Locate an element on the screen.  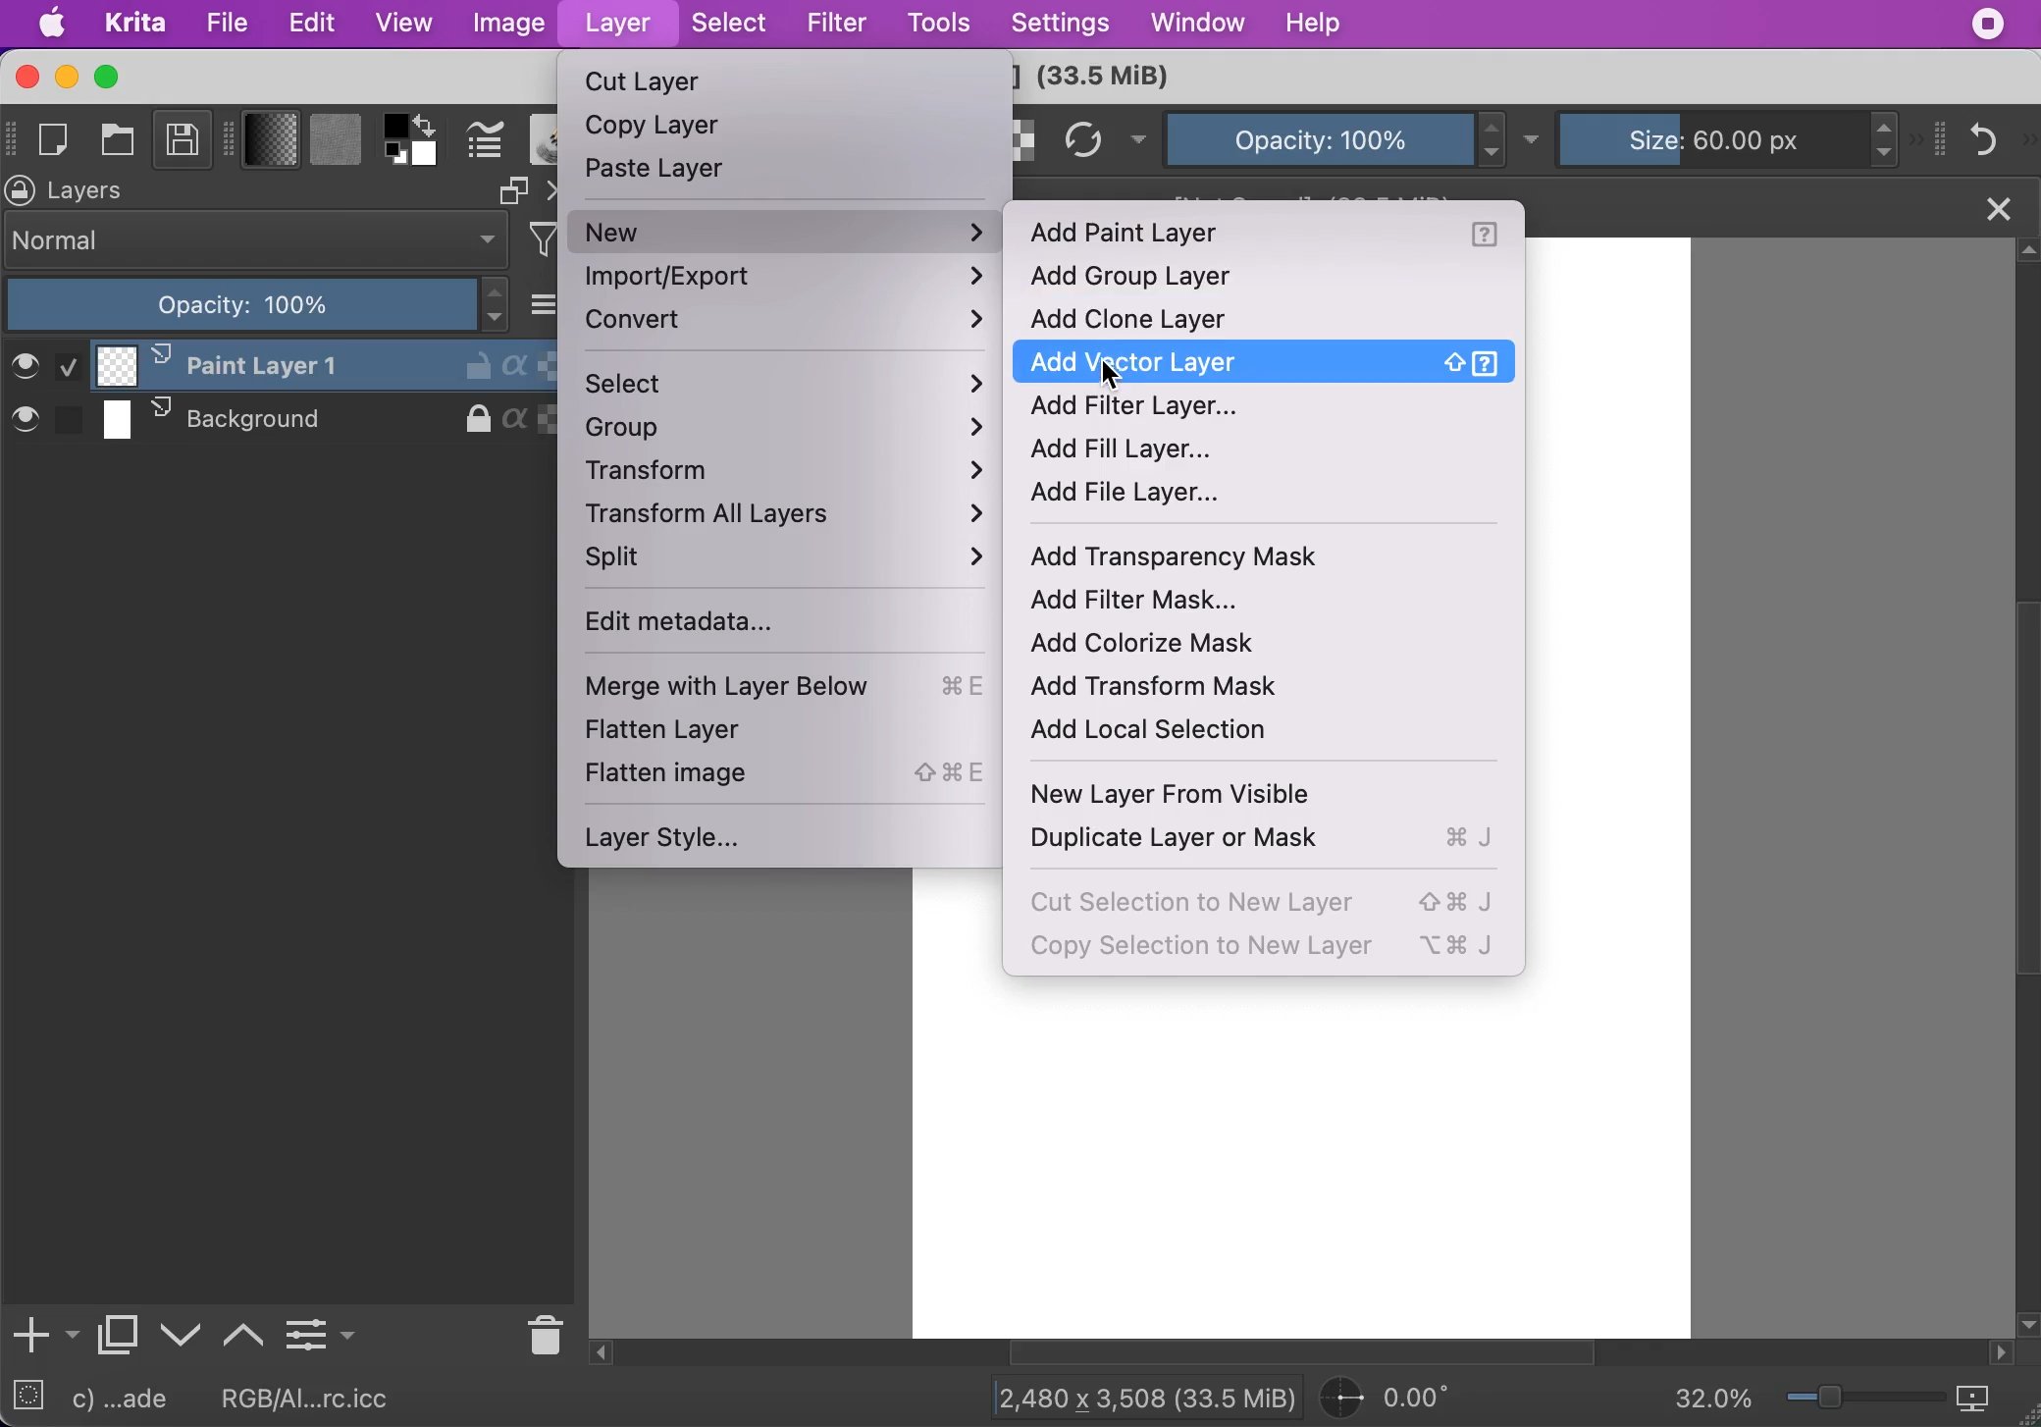
settings is located at coordinates (1060, 25).